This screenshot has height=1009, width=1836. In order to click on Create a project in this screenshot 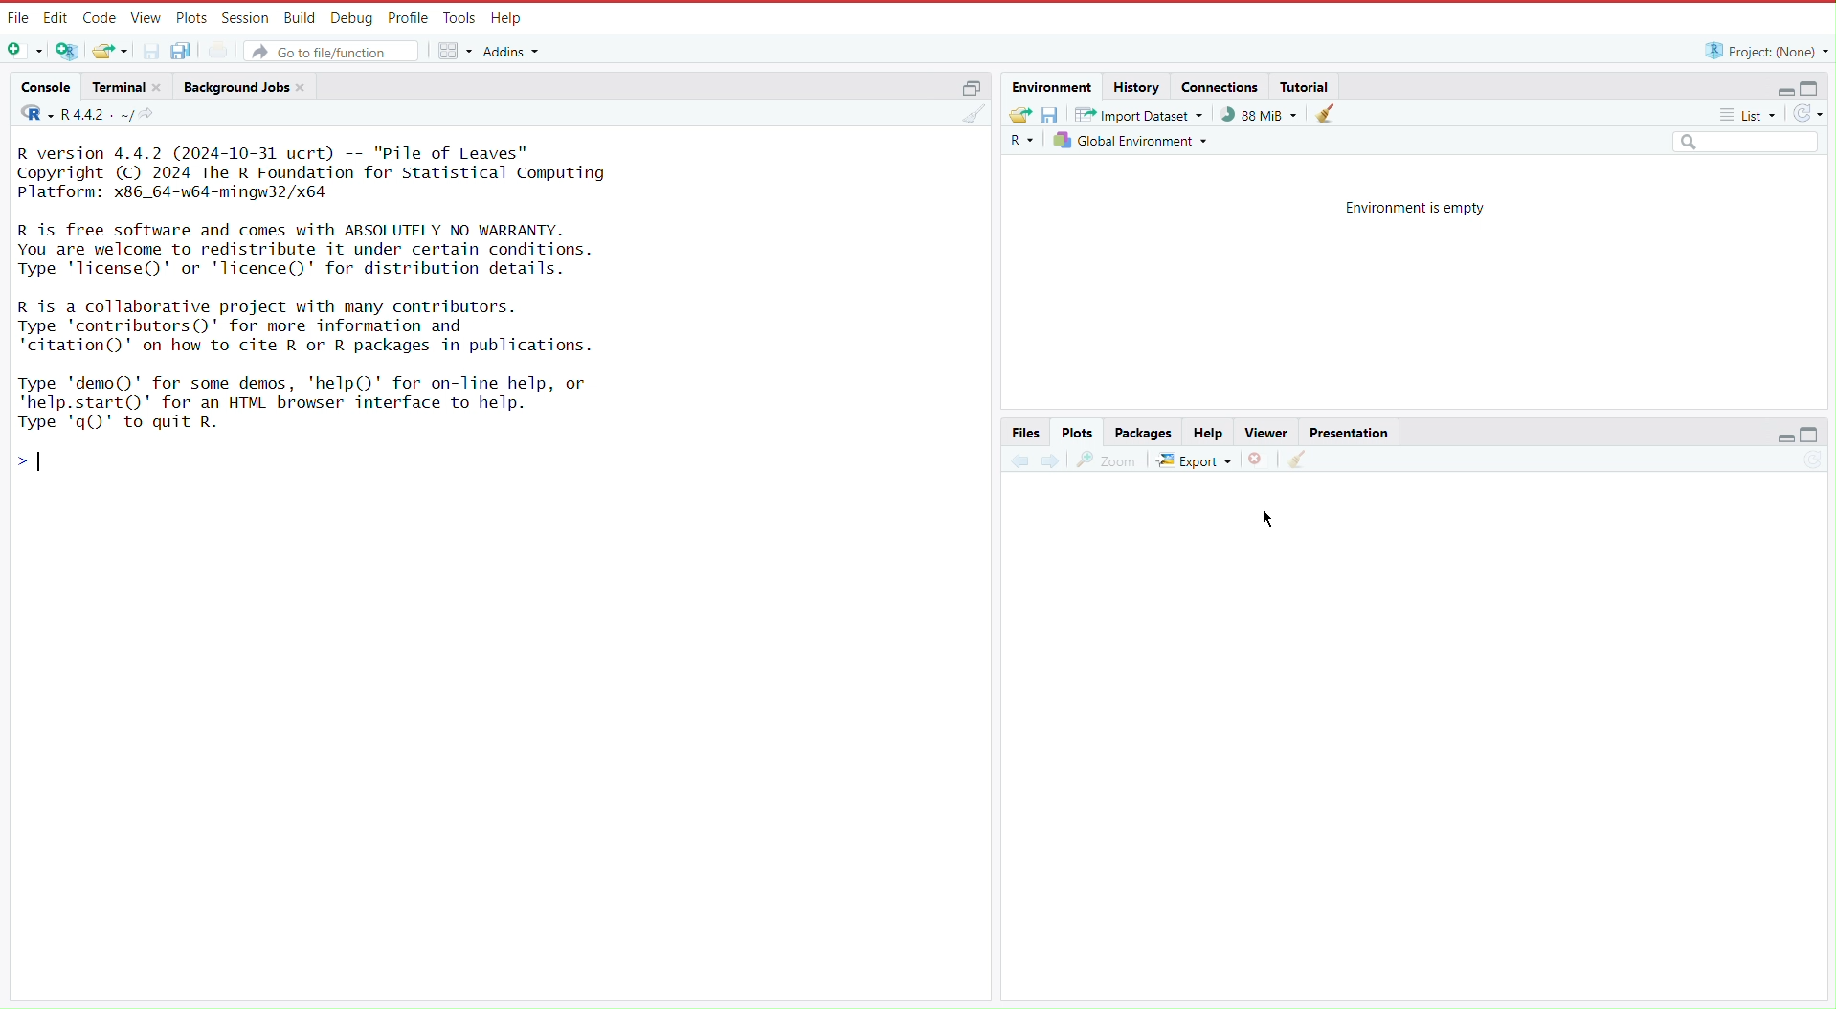, I will do `click(70, 50)`.